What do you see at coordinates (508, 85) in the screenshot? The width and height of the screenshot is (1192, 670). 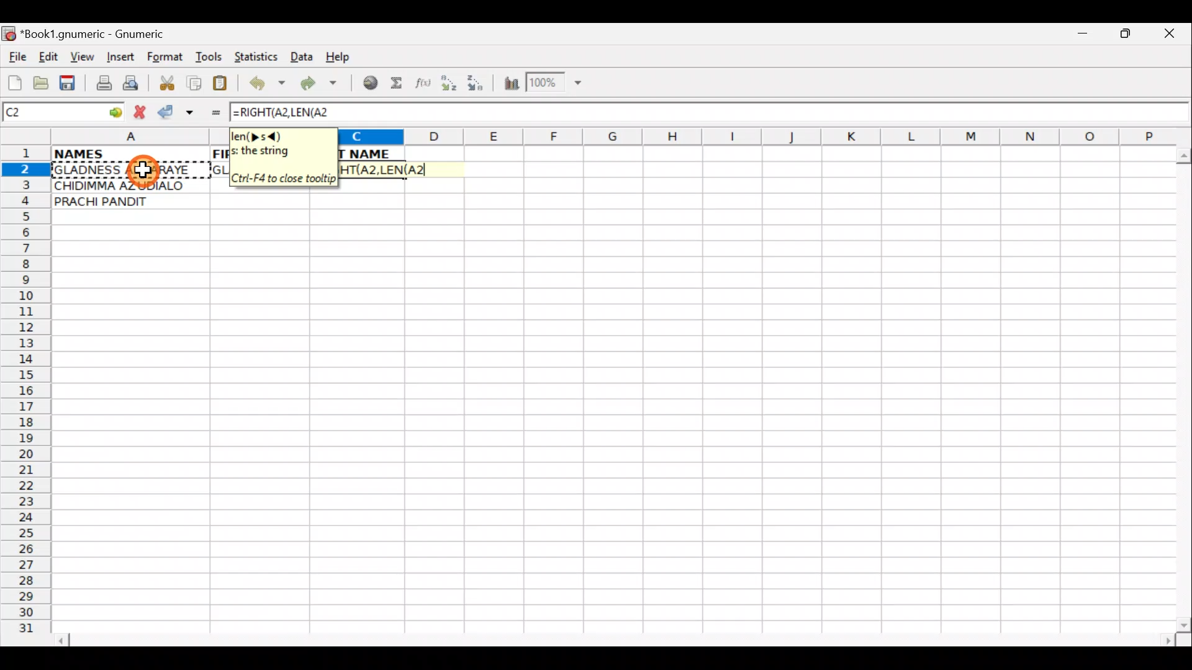 I see `Insert Chart` at bounding box center [508, 85].